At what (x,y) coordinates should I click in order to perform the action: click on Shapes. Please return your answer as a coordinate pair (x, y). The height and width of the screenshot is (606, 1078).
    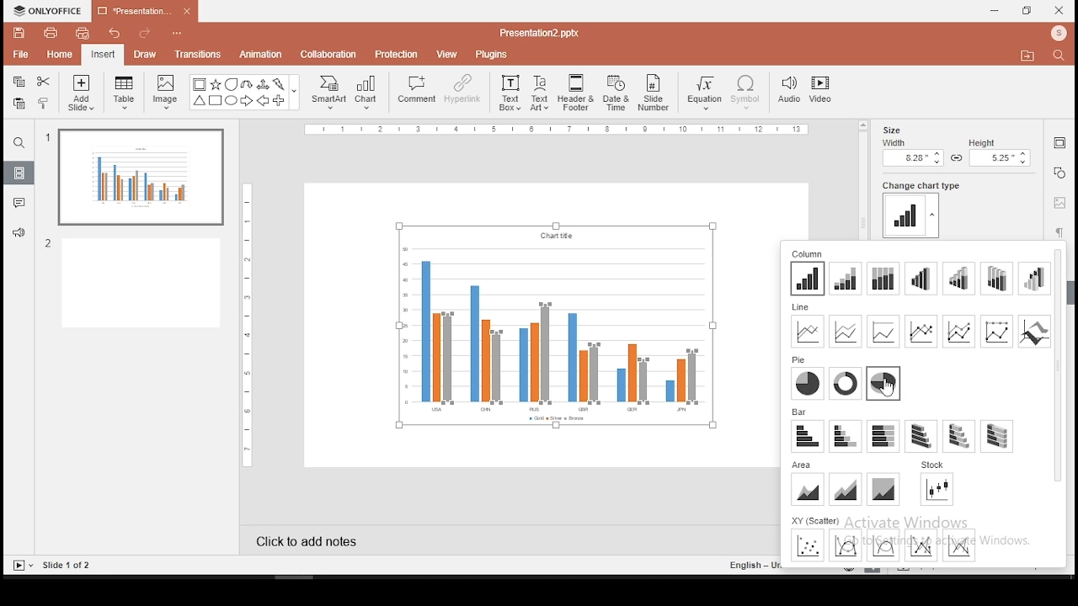
    Looking at the image, I should click on (242, 94).